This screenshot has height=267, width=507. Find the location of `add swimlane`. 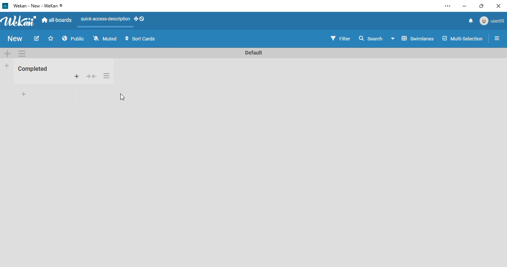

add swimlane is located at coordinates (7, 53).